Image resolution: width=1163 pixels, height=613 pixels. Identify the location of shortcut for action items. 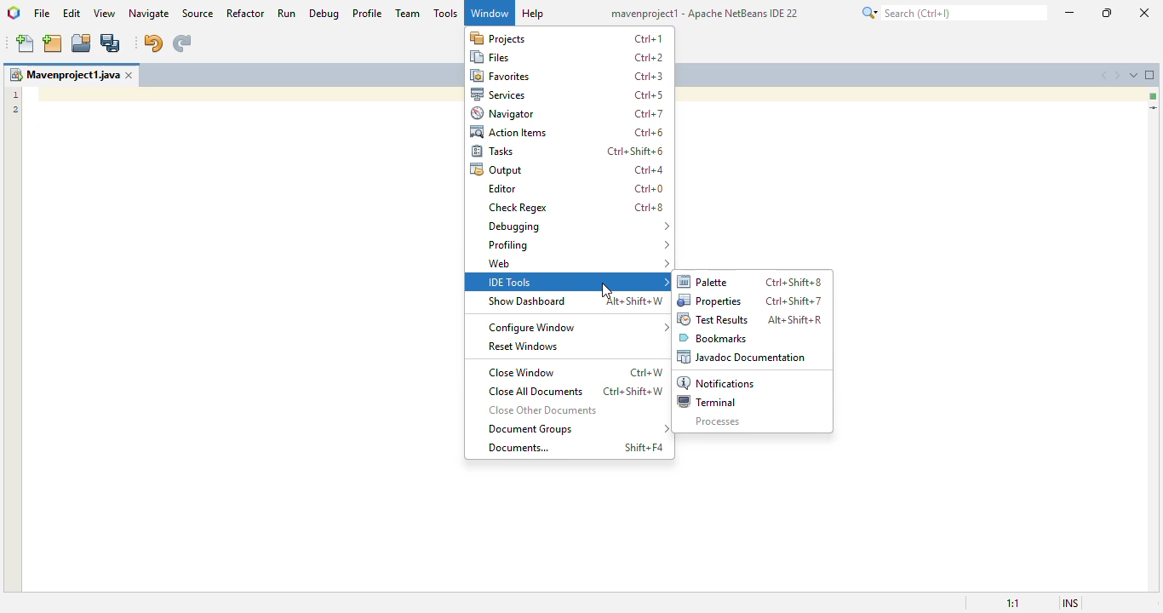
(649, 132).